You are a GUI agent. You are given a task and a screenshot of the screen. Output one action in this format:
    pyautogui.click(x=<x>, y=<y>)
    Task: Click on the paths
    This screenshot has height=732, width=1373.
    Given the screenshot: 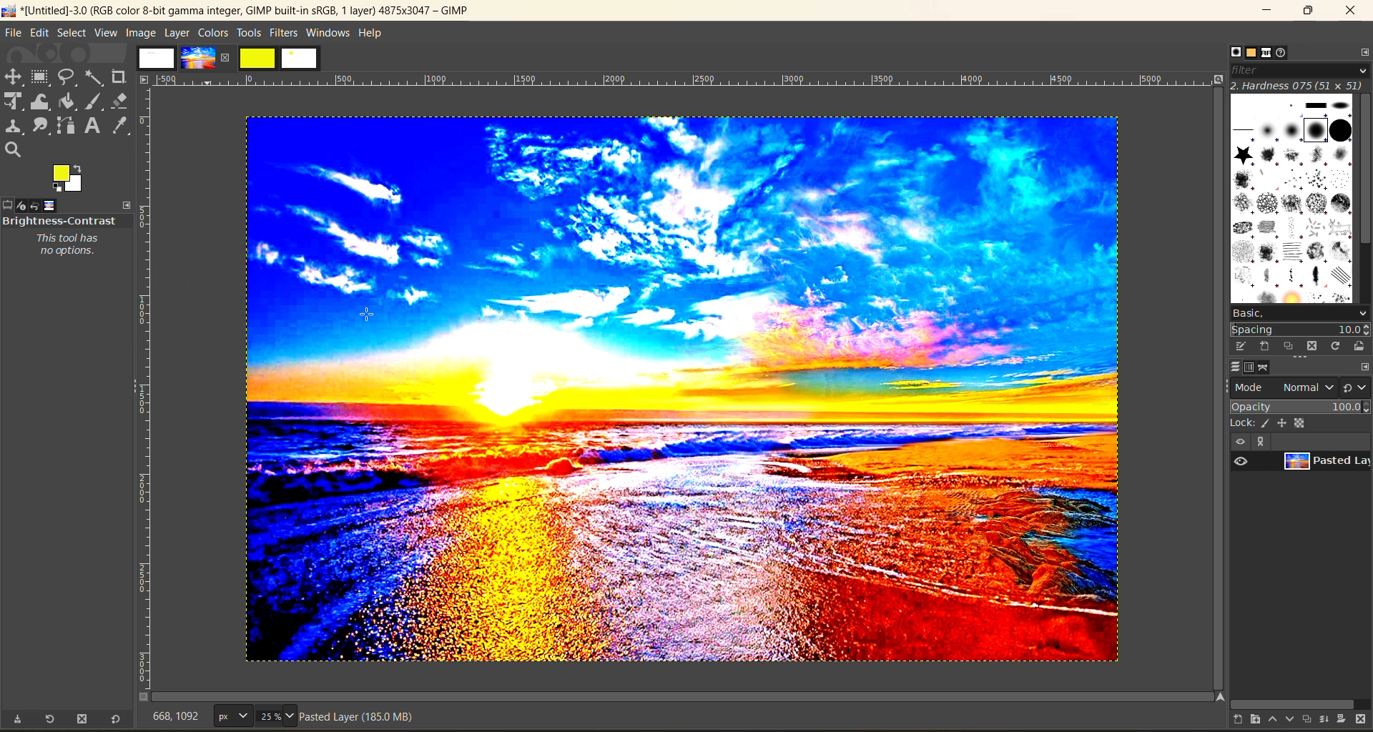 What is the action you would take?
    pyautogui.click(x=1265, y=368)
    